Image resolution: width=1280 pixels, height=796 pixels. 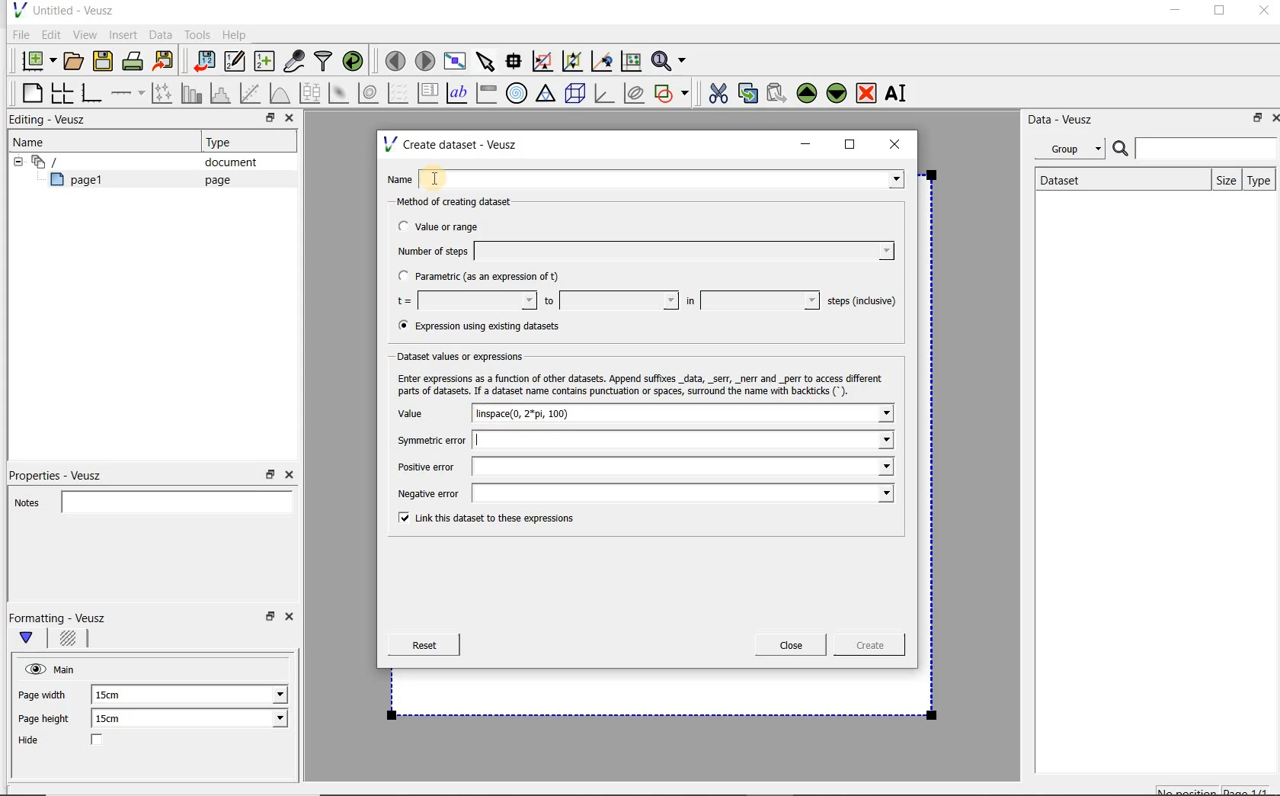 What do you see at coordinates (51, 120) in the screenshot?
I see `Editing - Veusz` at bounding box center [51, 120].